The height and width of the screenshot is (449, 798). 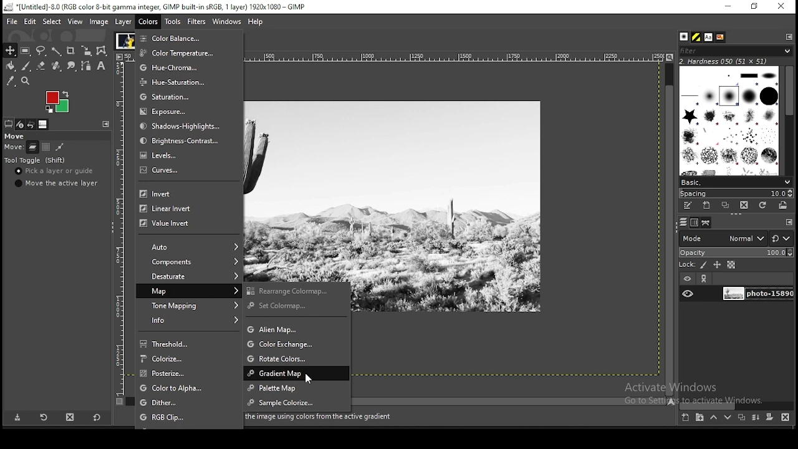 I want to click on move layer one step down, so click(x=728, y=417).